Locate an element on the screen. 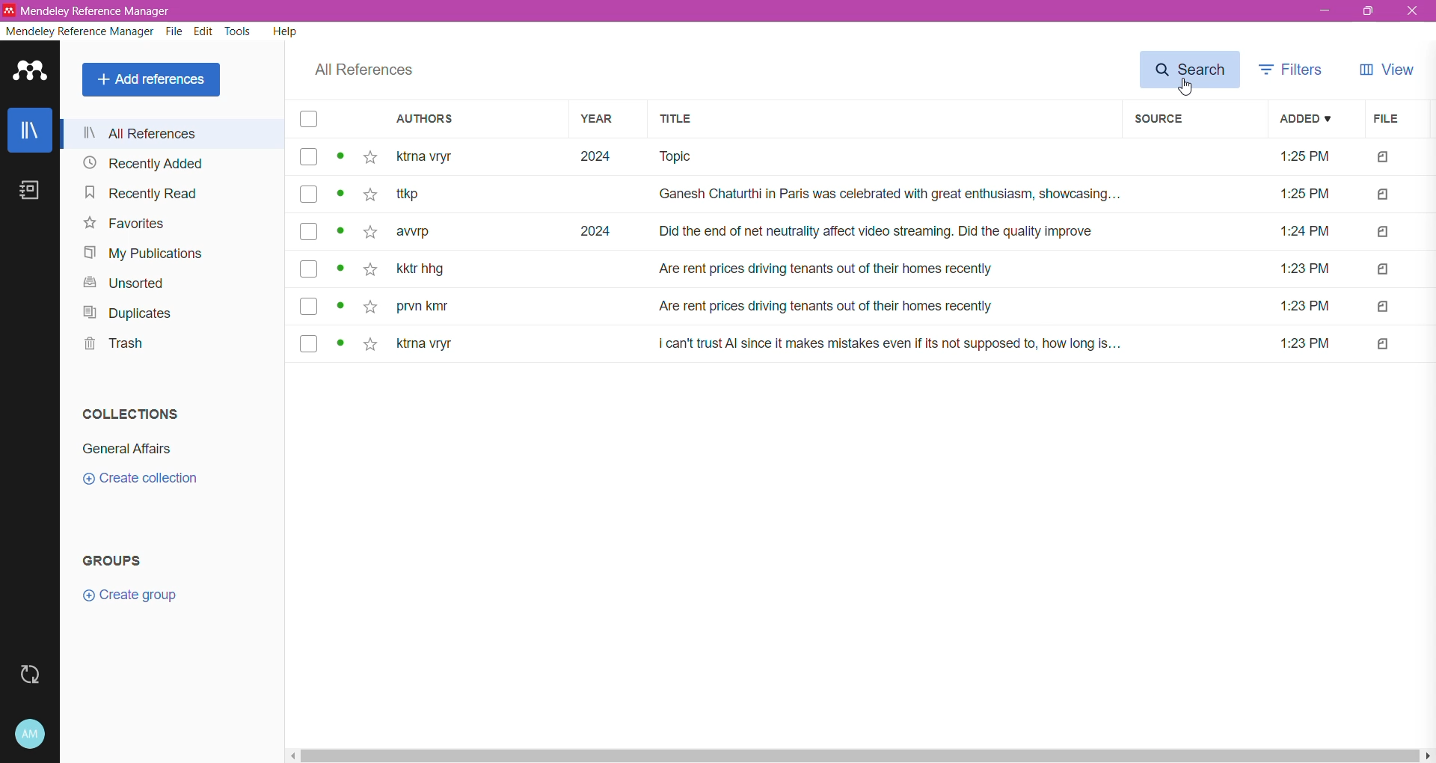 The width and height of the screenshot is (1436, 763). View is located at coordinates (1389, 69).